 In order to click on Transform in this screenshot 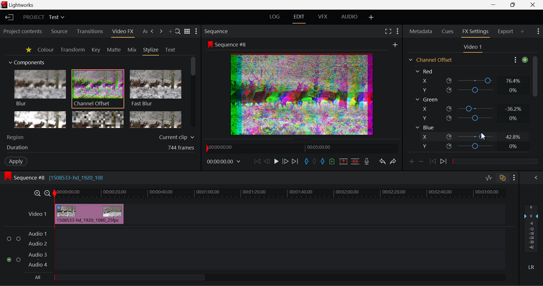, I will do `click(72, 50)`.